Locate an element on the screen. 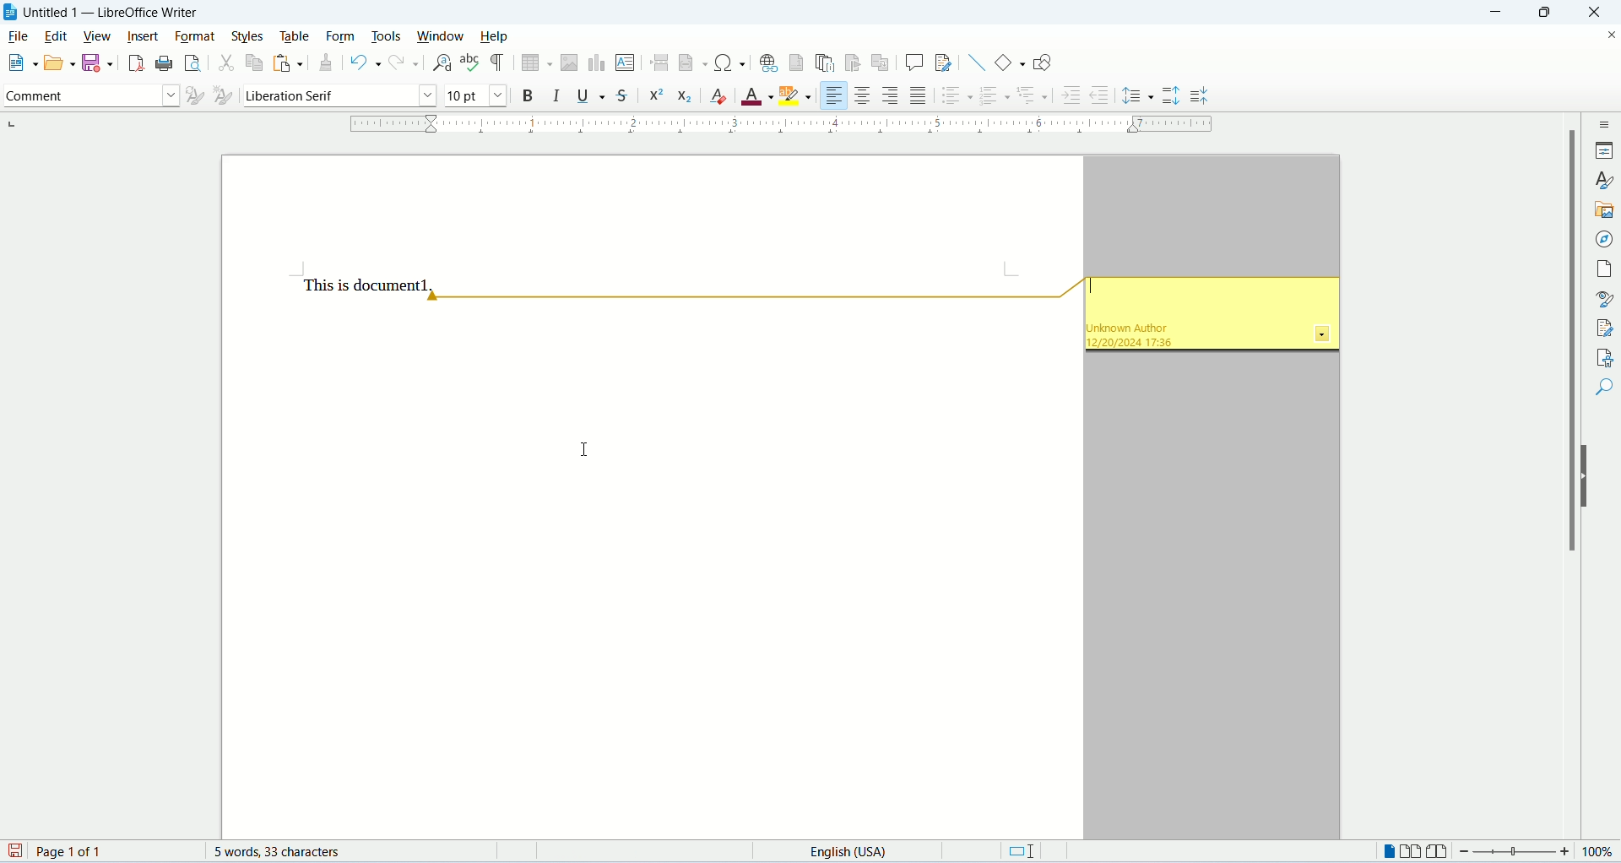 This screenshot has width=1621, height=863. insert endnote is located at coordinates (824, 63).